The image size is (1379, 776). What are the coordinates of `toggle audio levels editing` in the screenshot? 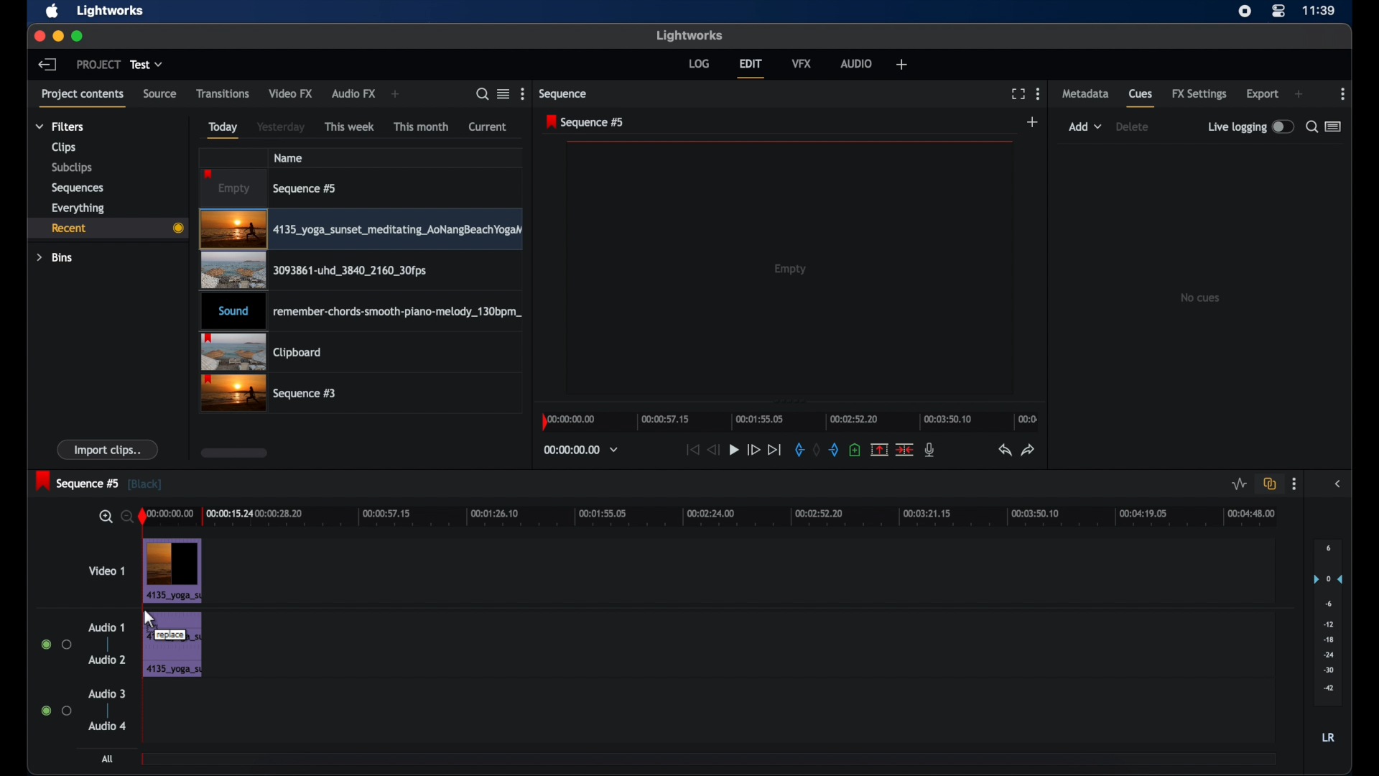 It's located at (1238, 484).